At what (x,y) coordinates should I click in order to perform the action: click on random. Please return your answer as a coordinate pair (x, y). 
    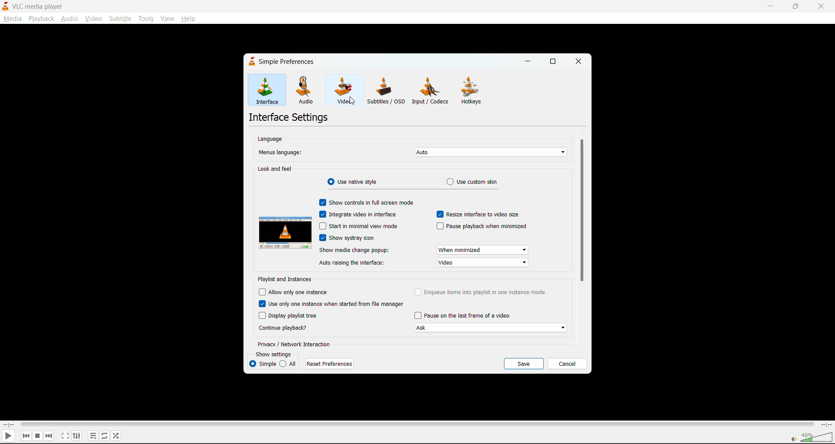
    Looking at the image, I should click on (117, 437).